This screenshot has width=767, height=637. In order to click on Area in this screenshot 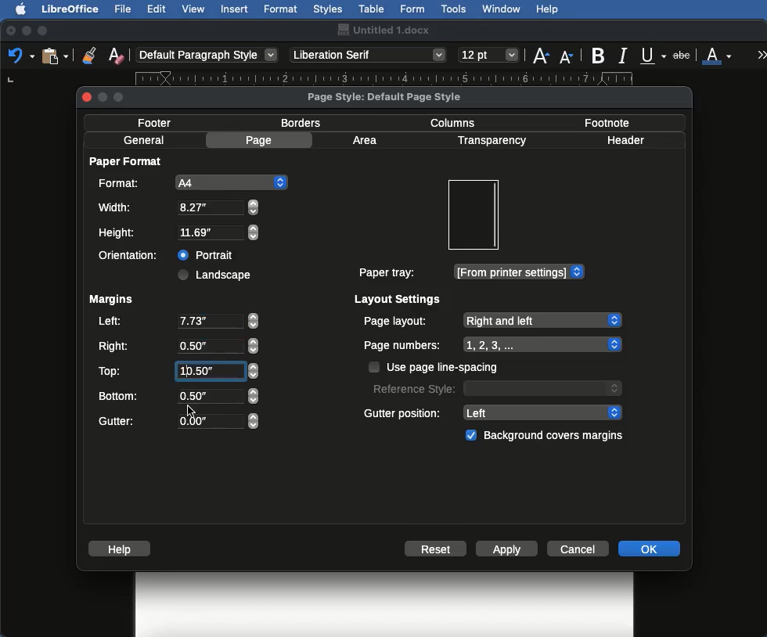, I will do `click(367, 140)`.